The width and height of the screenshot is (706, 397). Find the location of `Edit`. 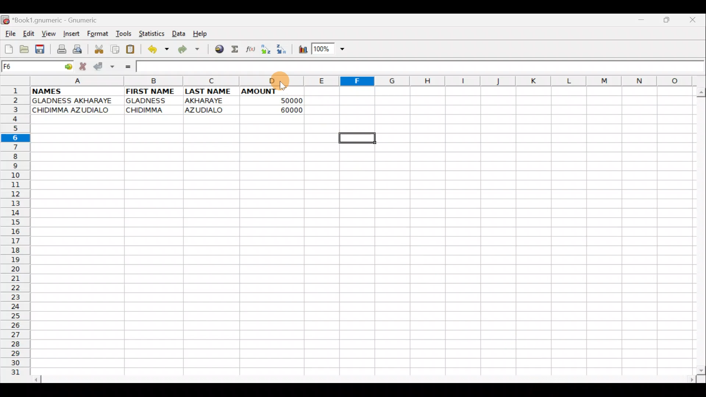

Edit is located at coordinates (29, 34).